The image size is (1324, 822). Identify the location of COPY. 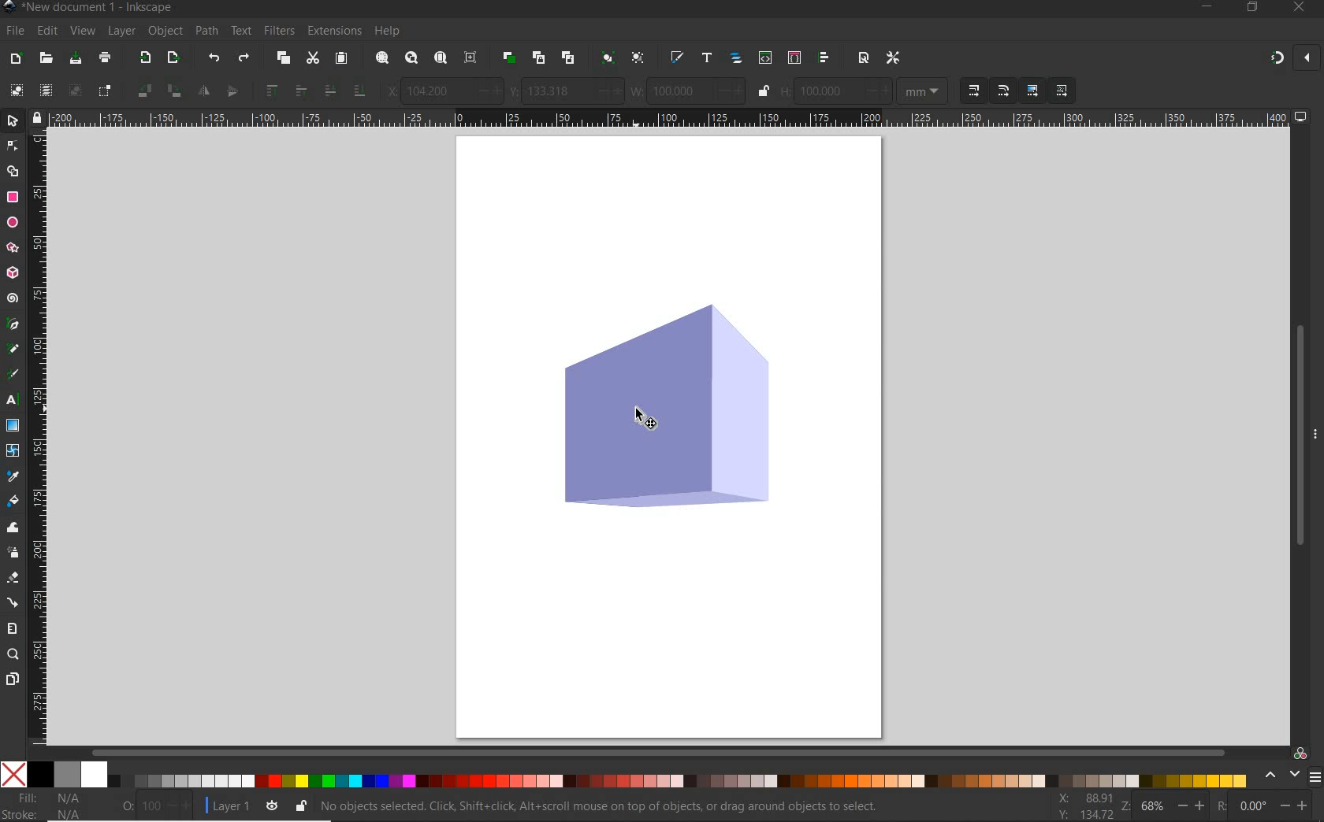
(285, 60).